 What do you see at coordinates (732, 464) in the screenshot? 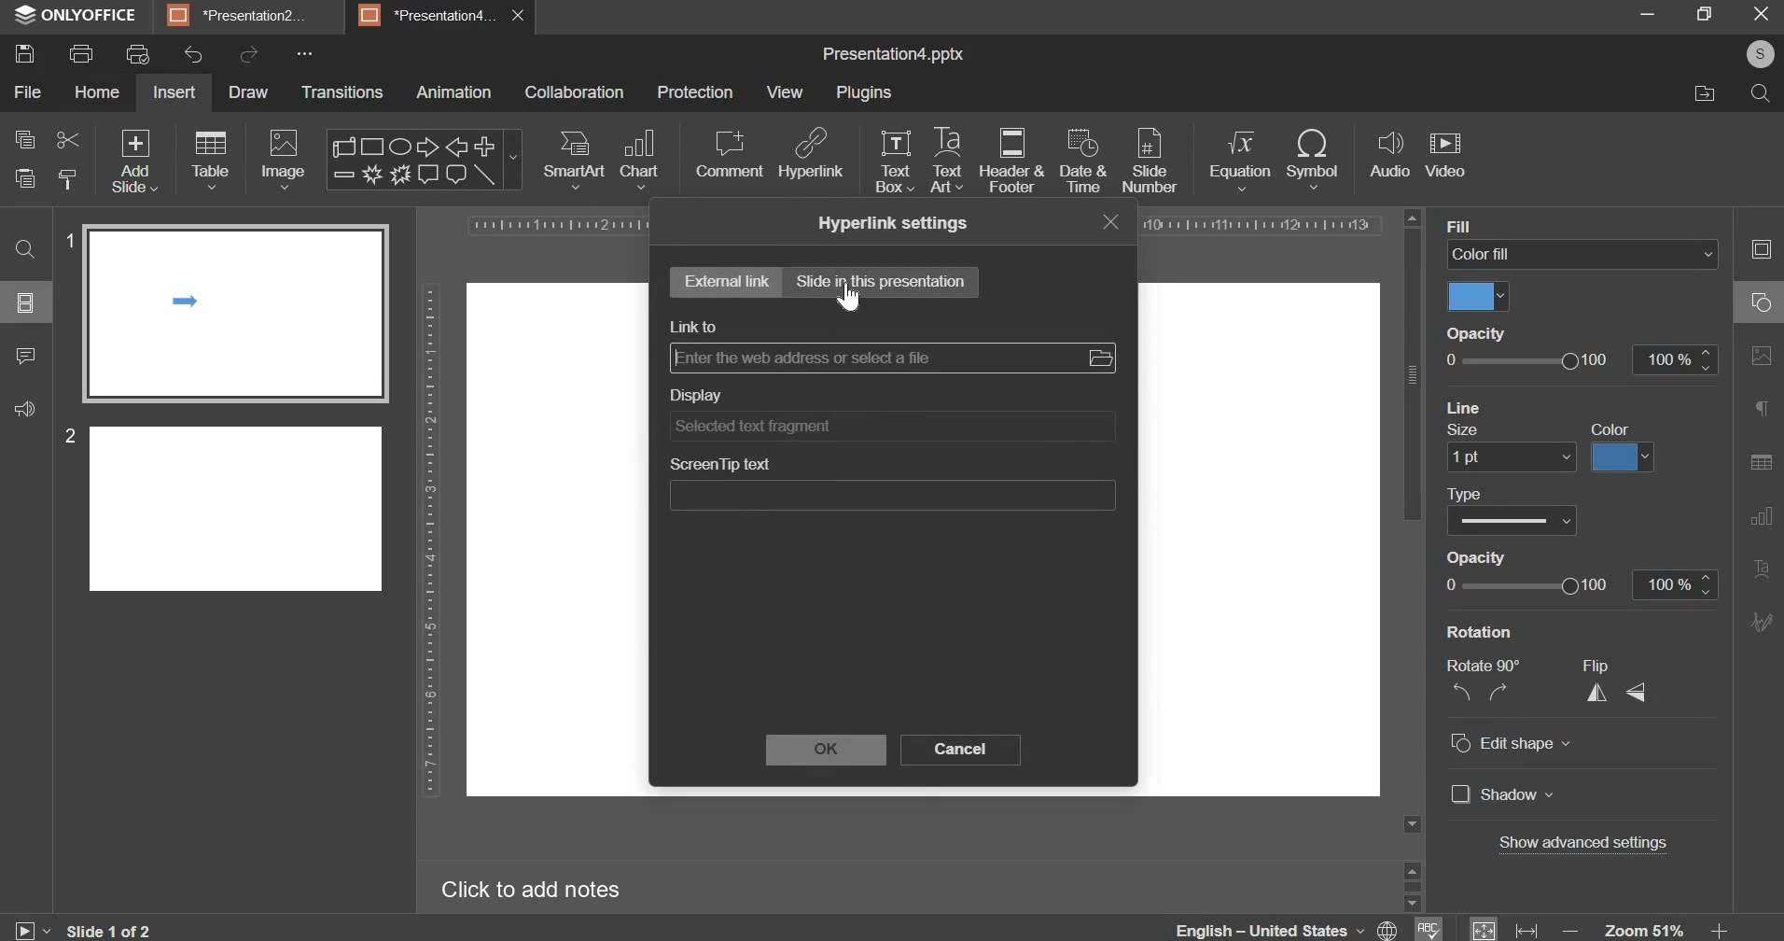
I see `ScreenTip text` at bounding box center [732, 464].